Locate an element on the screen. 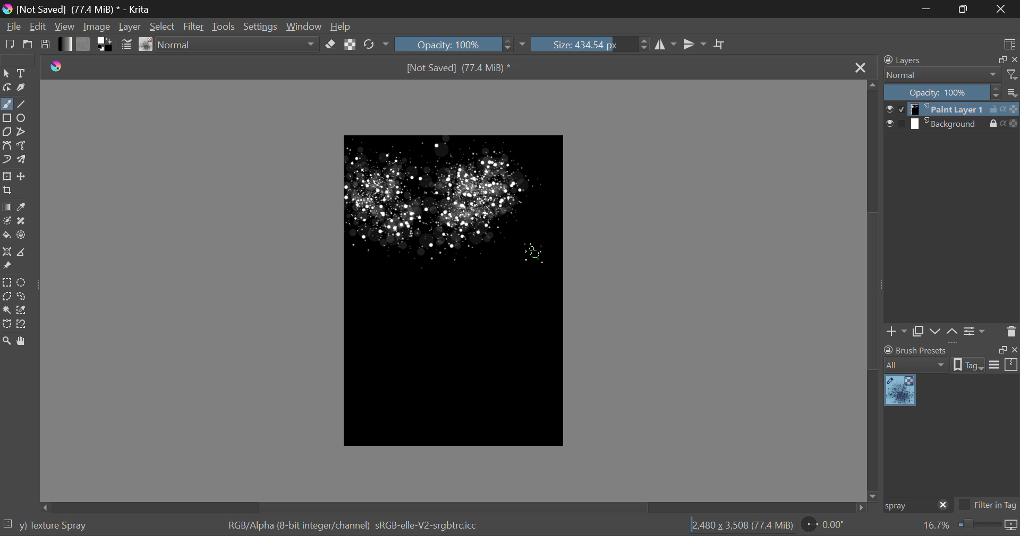  restore is located at coordinates (1000, 60).